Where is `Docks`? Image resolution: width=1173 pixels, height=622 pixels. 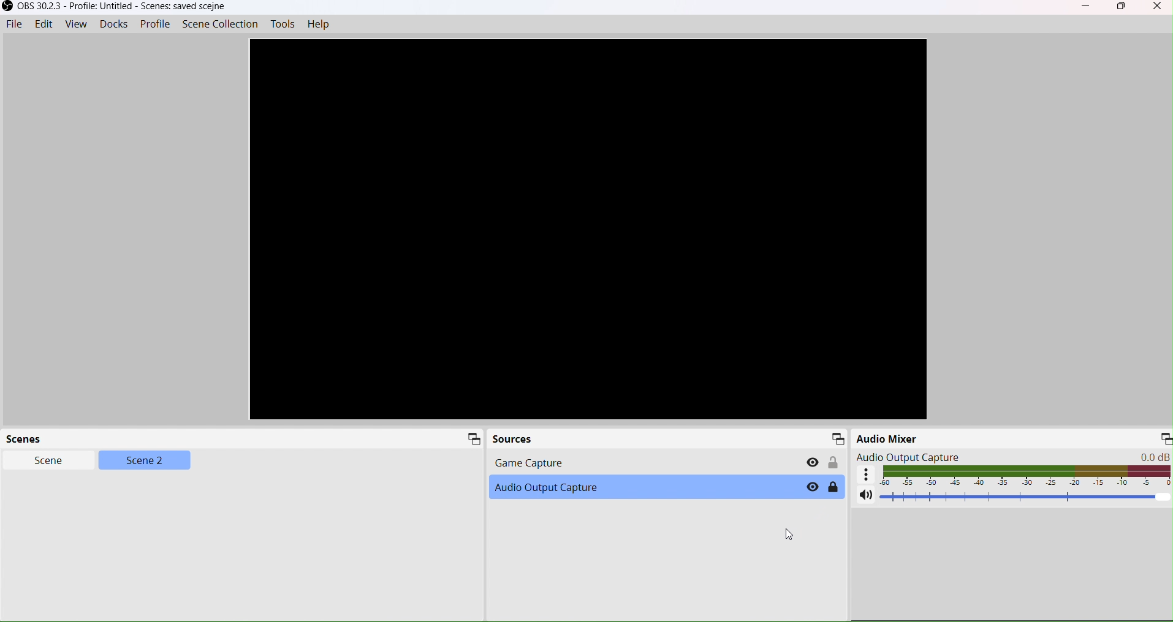 Docks is located at coordinates (113, 26).